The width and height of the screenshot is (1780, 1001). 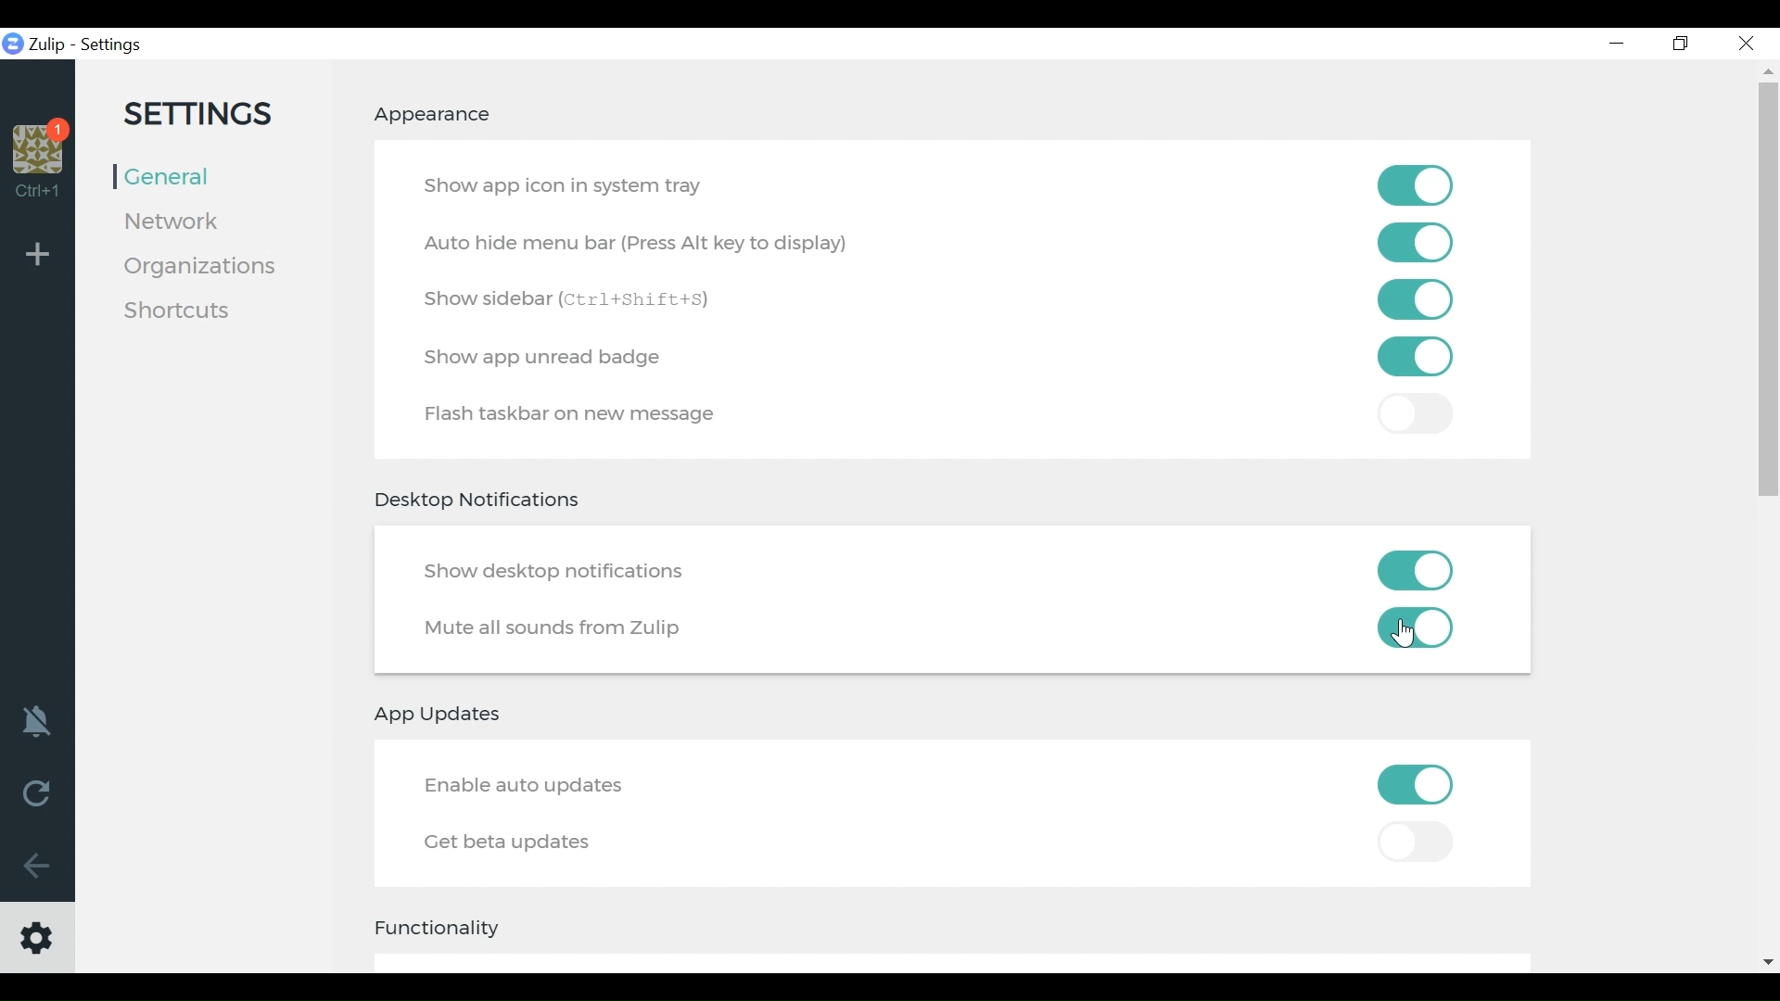 I want to click on Add Organisation, so click(x=38, y=252).